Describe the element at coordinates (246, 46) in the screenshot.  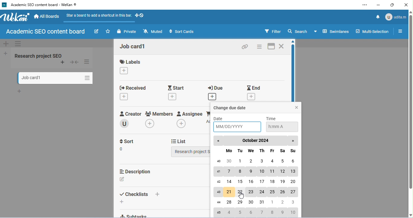
I see `copy card link` at that location.